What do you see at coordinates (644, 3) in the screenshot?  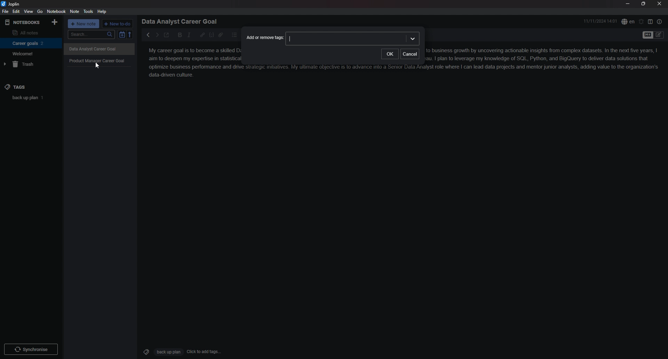 I see `resize` at bounding box center [644, 3].